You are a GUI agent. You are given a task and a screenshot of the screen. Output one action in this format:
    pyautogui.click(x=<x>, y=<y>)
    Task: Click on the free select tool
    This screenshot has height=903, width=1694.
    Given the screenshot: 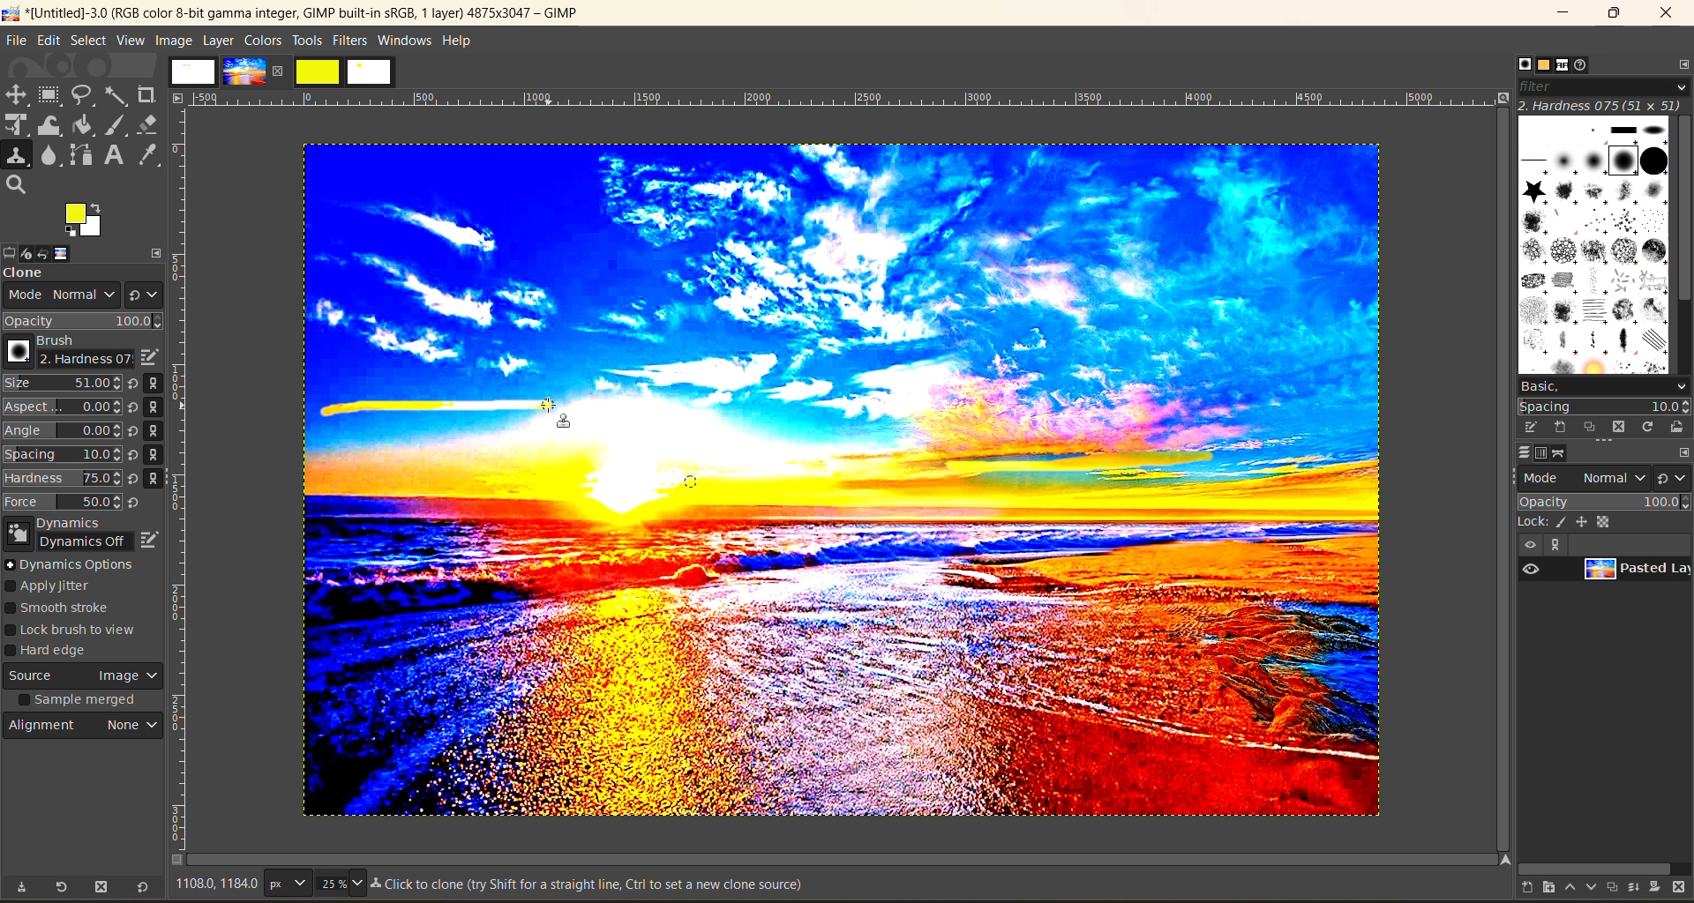 What is the action you would take?
    pyautogui.click(x=85, y=94)
    